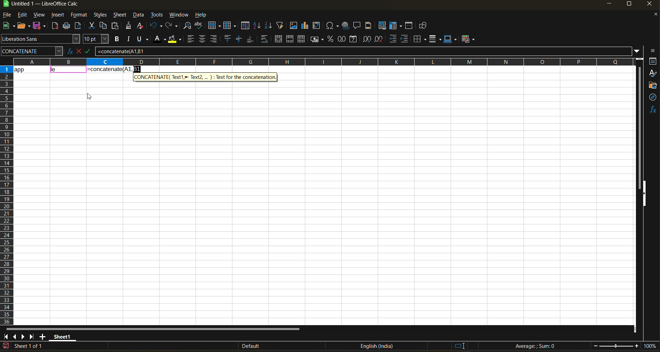  Describe the element at coordinates (24, 26) in the screenshot. I see `open` at that location.